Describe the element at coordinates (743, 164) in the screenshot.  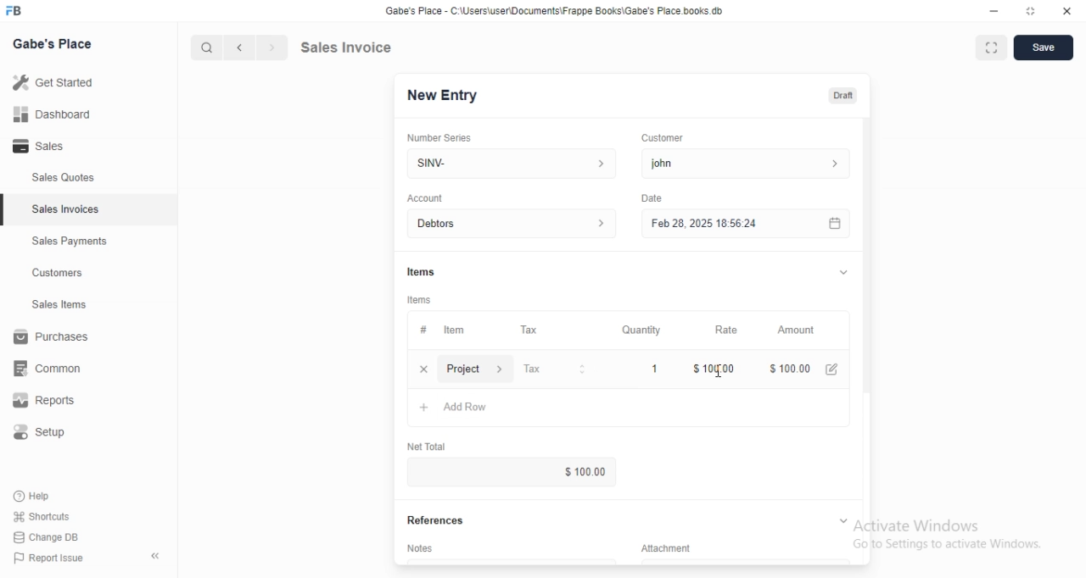
I see `john` at that location.